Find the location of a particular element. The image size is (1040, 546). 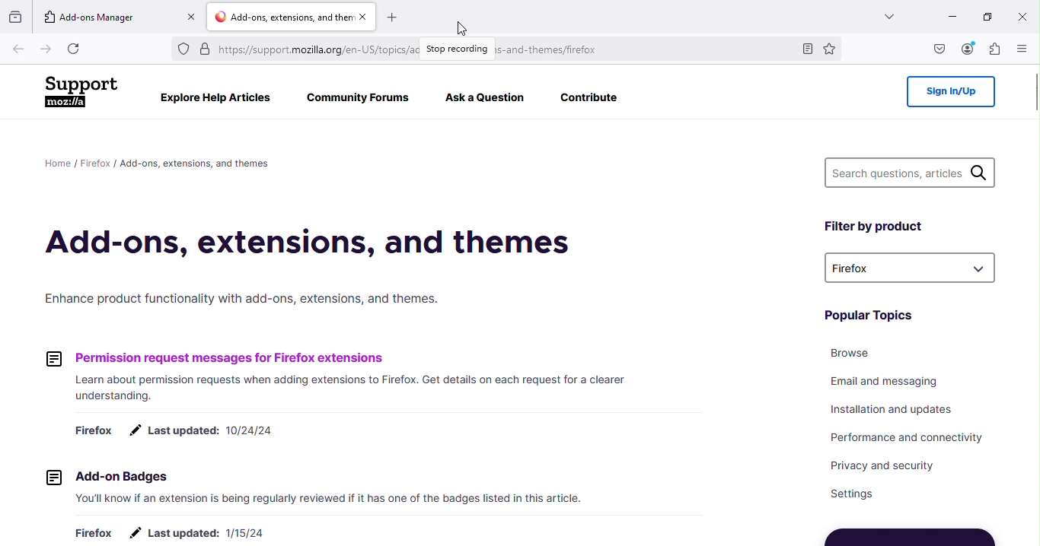

Address bar is located at coordinates (502, 49).